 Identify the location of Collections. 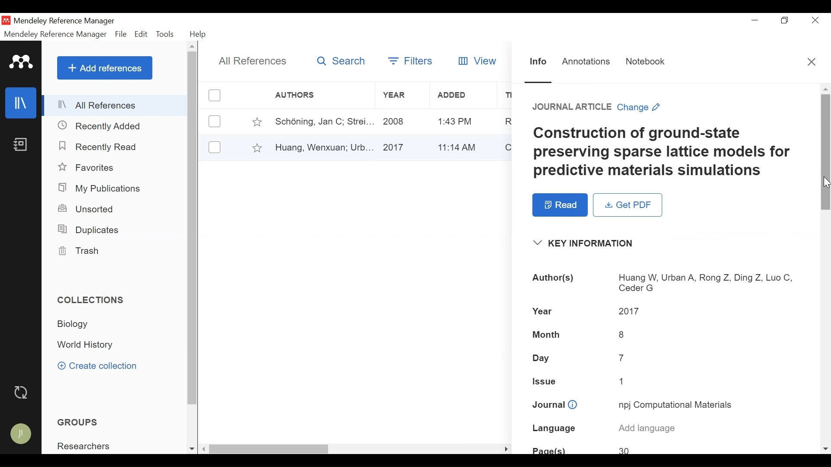
(92, 300).